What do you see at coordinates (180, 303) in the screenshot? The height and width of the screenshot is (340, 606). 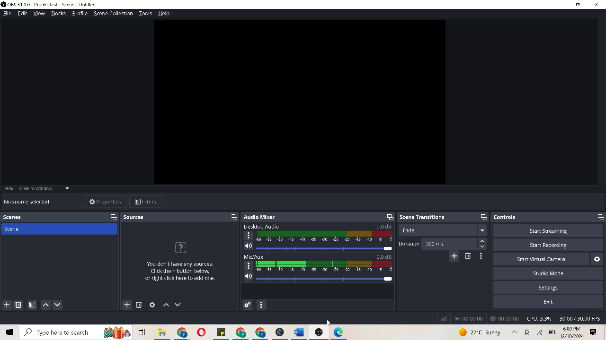 I see `move sources down` at bounding box center [180, 303].